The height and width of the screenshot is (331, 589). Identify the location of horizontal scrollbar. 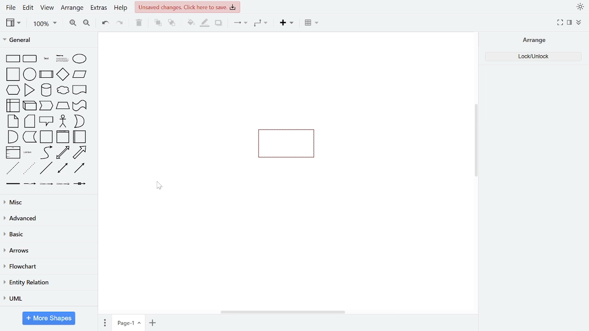
(283, 311).